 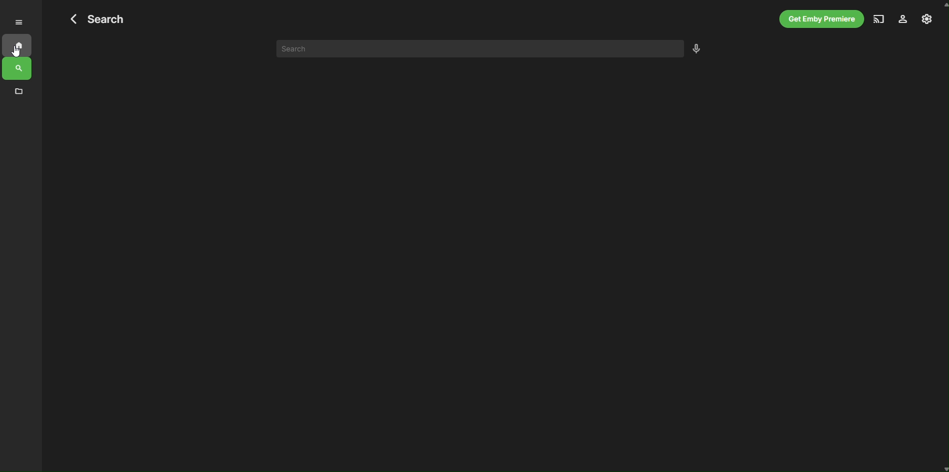 I want to click on Search, so click(x=98, y=18).